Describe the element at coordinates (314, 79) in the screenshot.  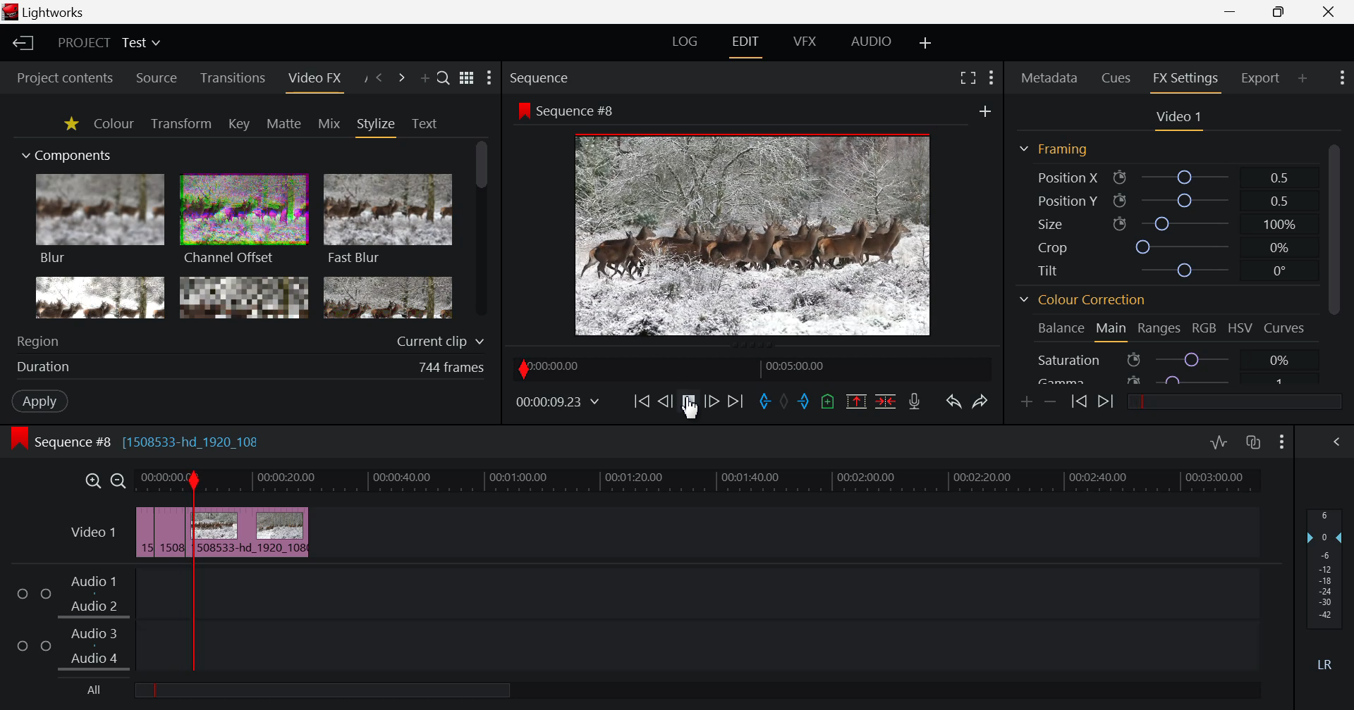
I see `Video FX` at that location.